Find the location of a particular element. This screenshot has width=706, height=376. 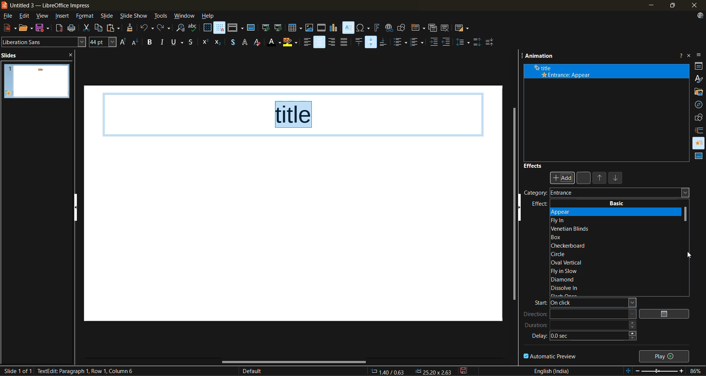

decrease indent is located at coordinates (448, 41).